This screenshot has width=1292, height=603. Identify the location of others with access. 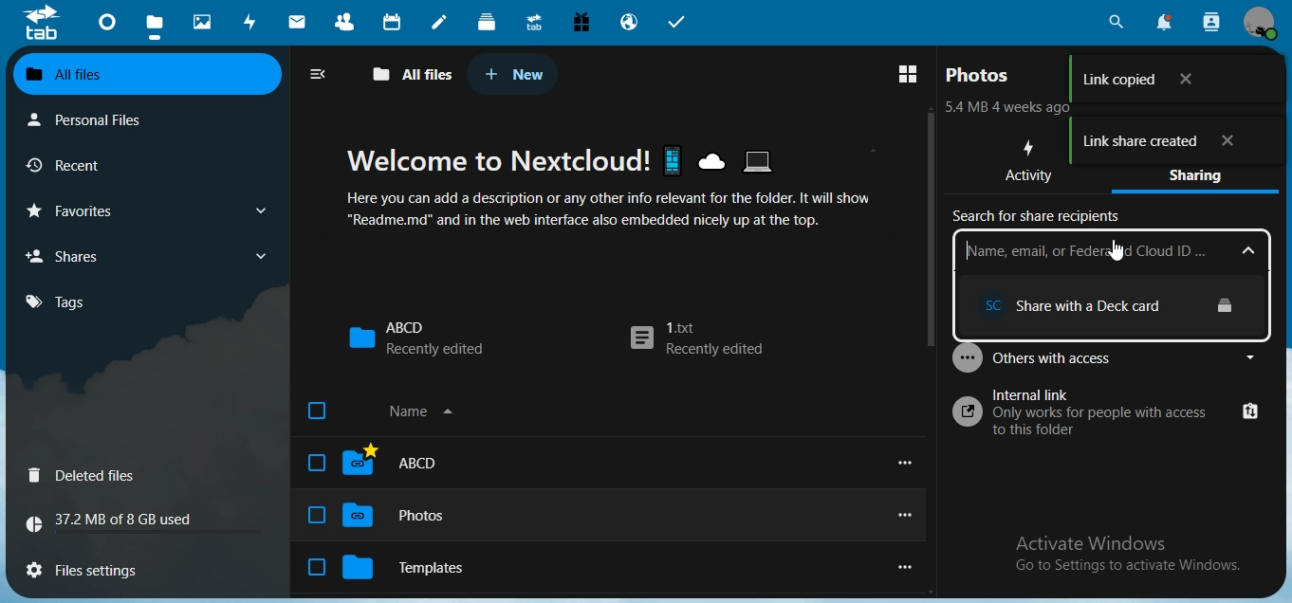
(1107, 356).